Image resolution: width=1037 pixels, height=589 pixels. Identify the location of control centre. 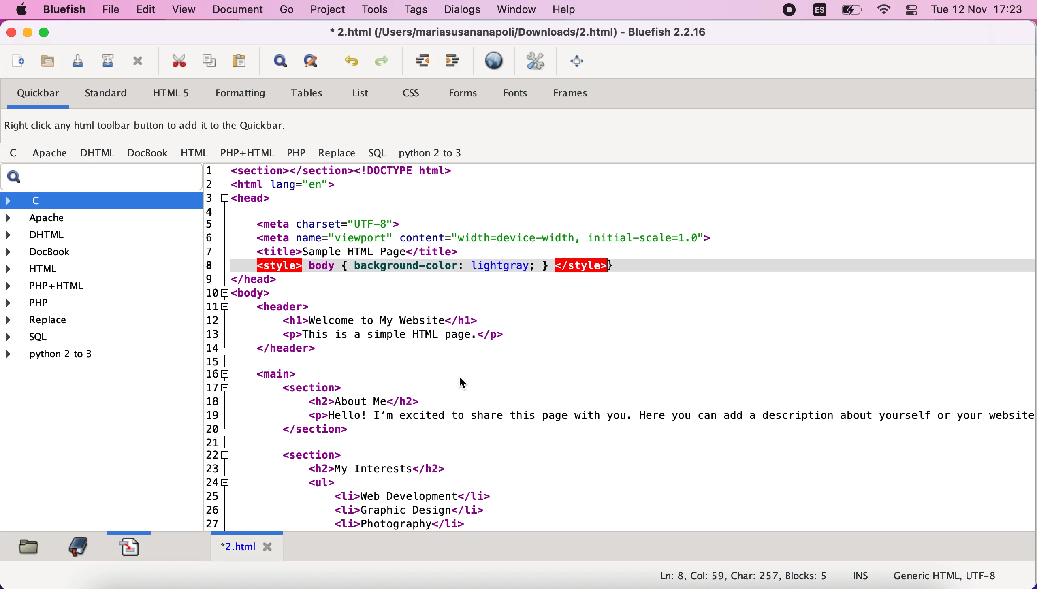
(911, 12).